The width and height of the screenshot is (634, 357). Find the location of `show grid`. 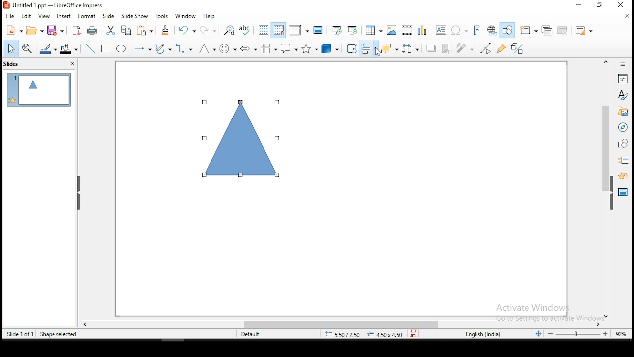

show grid is located at coordinates (263, 30).